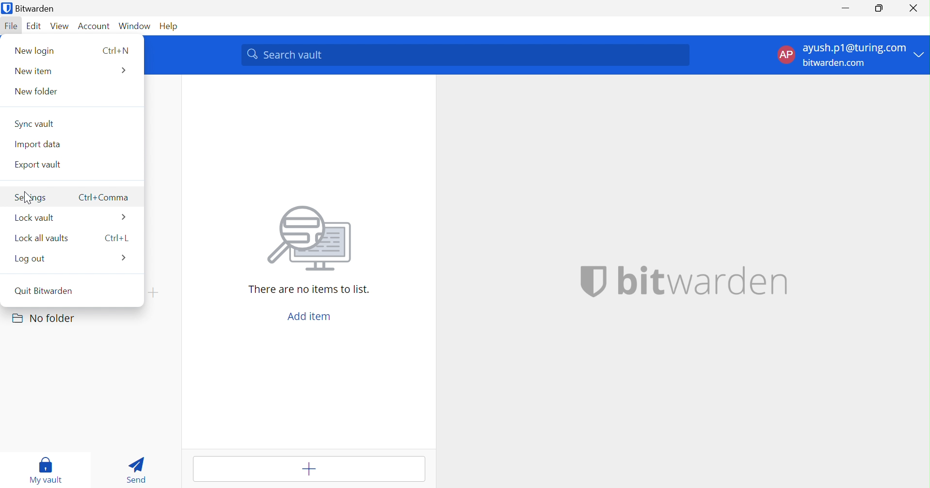  What do you see at coordinates (46, 290) in the screenshot?
I see `Quit Bitwarden` at bounding box center [46, 290].